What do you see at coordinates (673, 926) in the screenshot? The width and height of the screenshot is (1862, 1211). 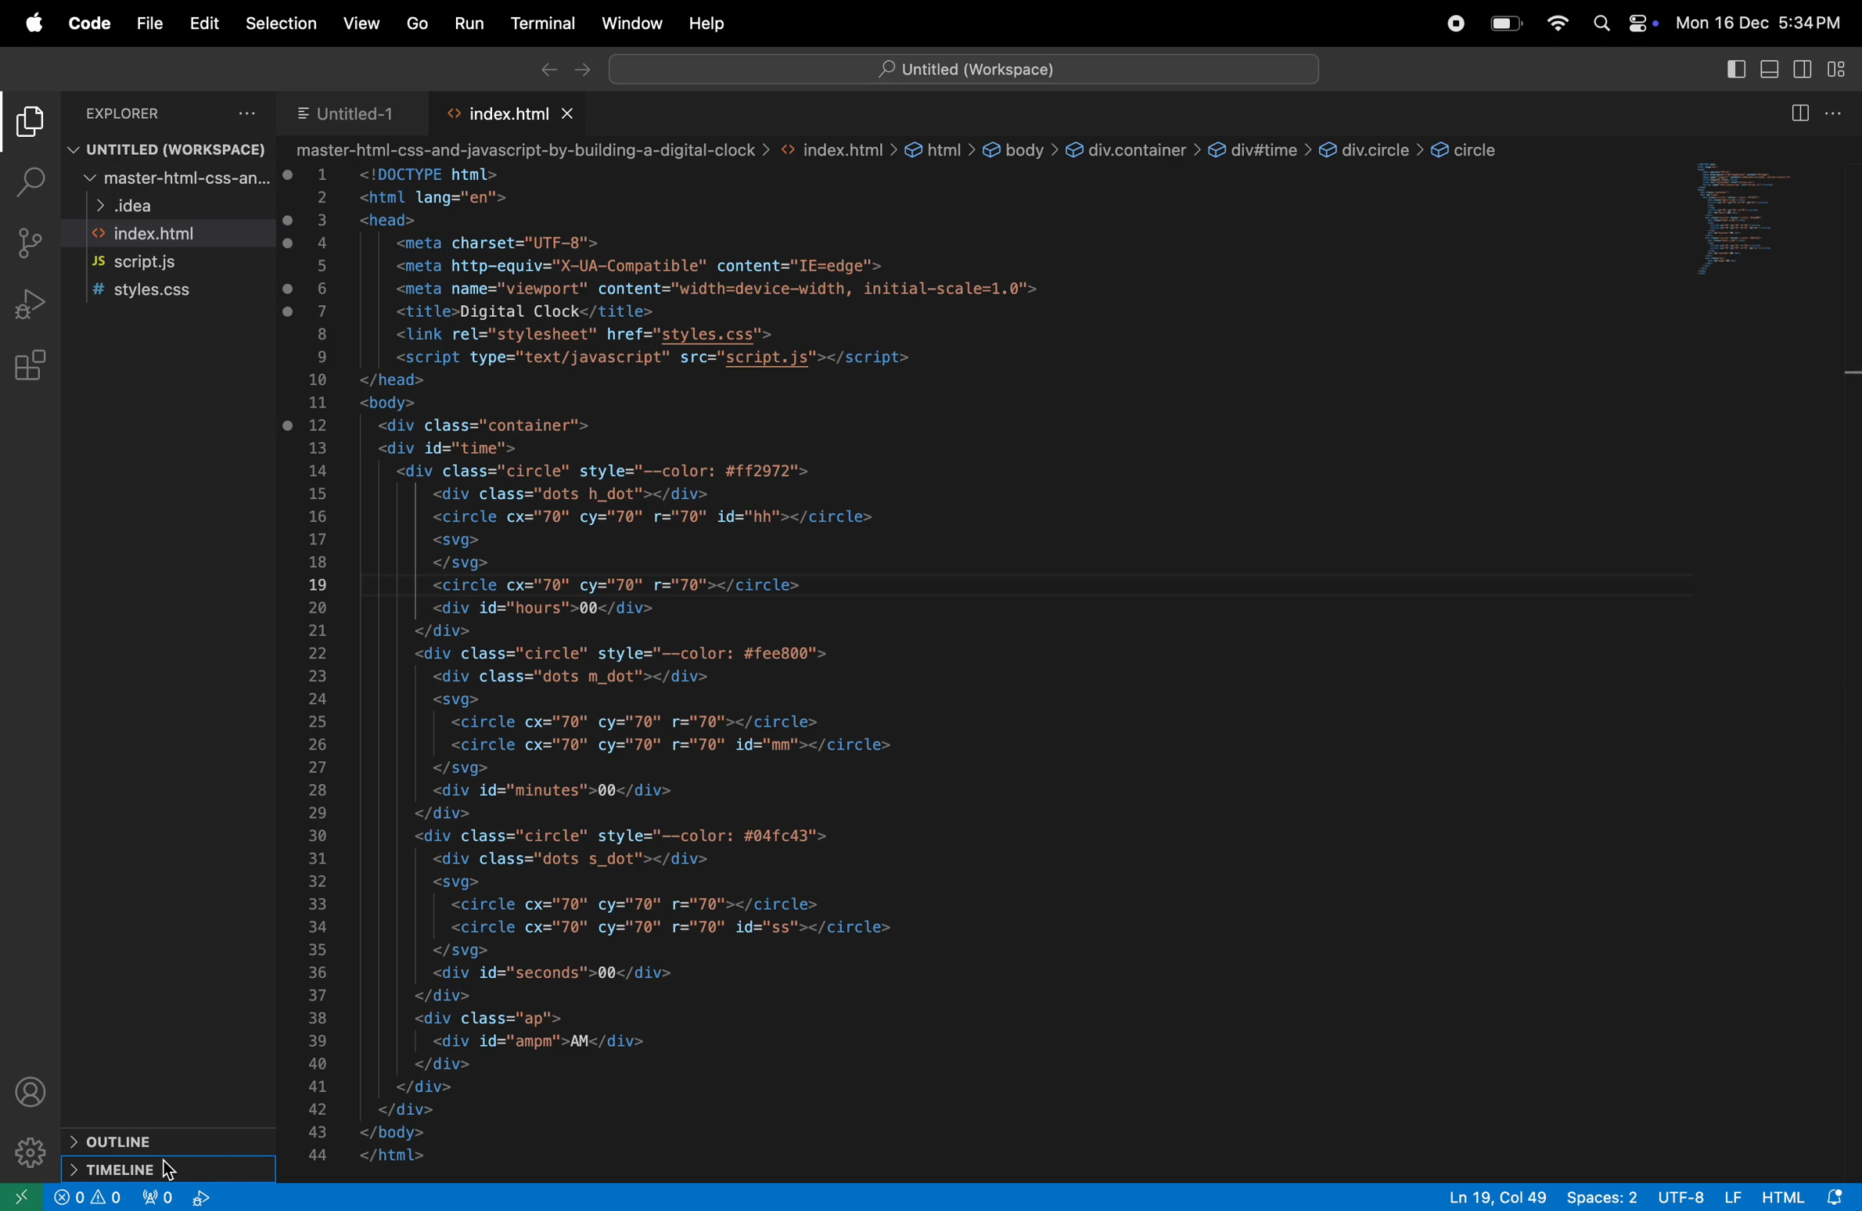 I see `<circle cx="70" cy="70" r="70" id="ss"></circle>` at bounding box center [673, 926].